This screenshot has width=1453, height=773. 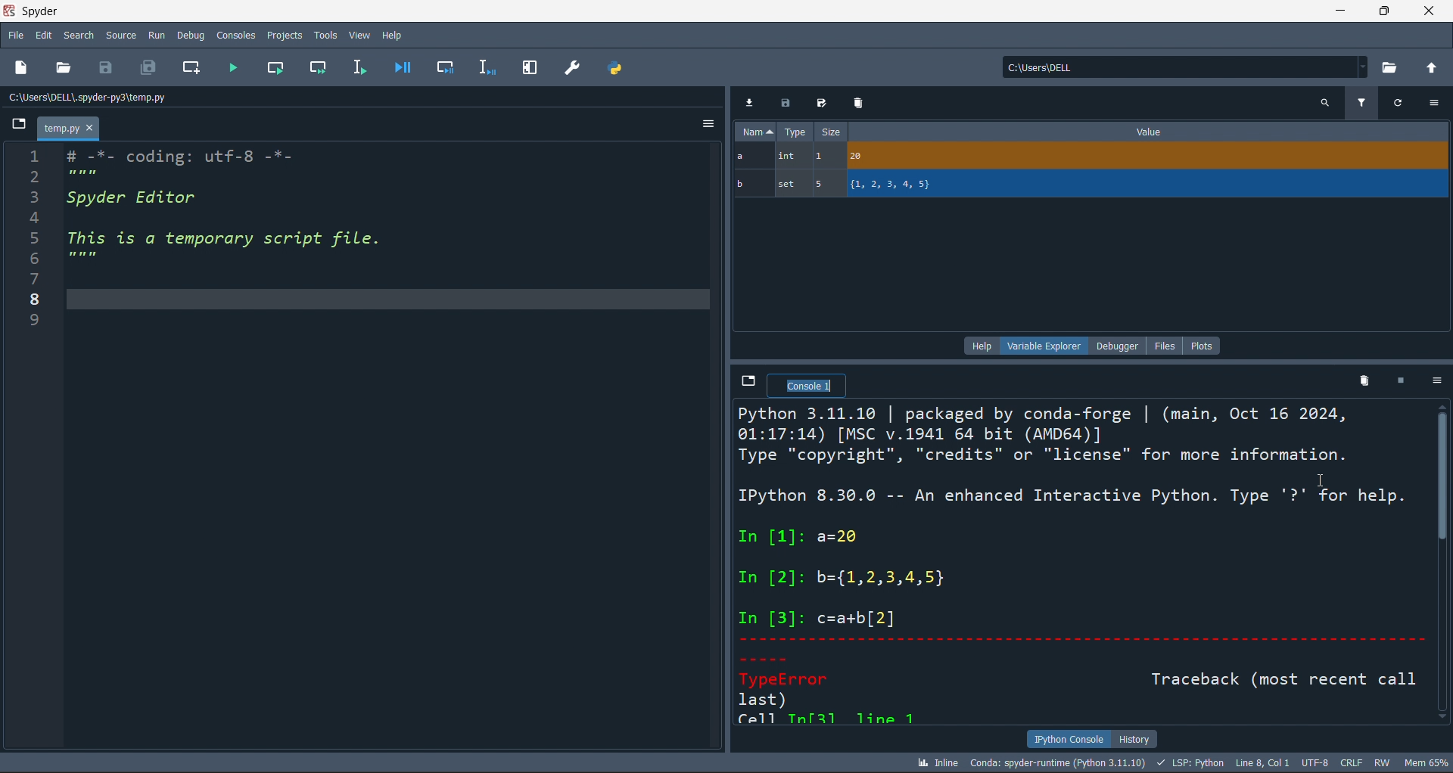 What do you see at coordinates (191, 34) in the screenshot?
I see `debuf` at bounding box center [191, 34].